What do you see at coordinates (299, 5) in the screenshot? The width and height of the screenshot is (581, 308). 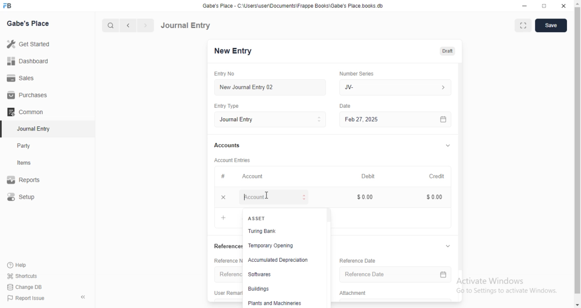 I see `‘Gabe's Place - C Wsers\userDocuments\Frappe Books\Gabe's Place books db` at bounding box center [299, 5].